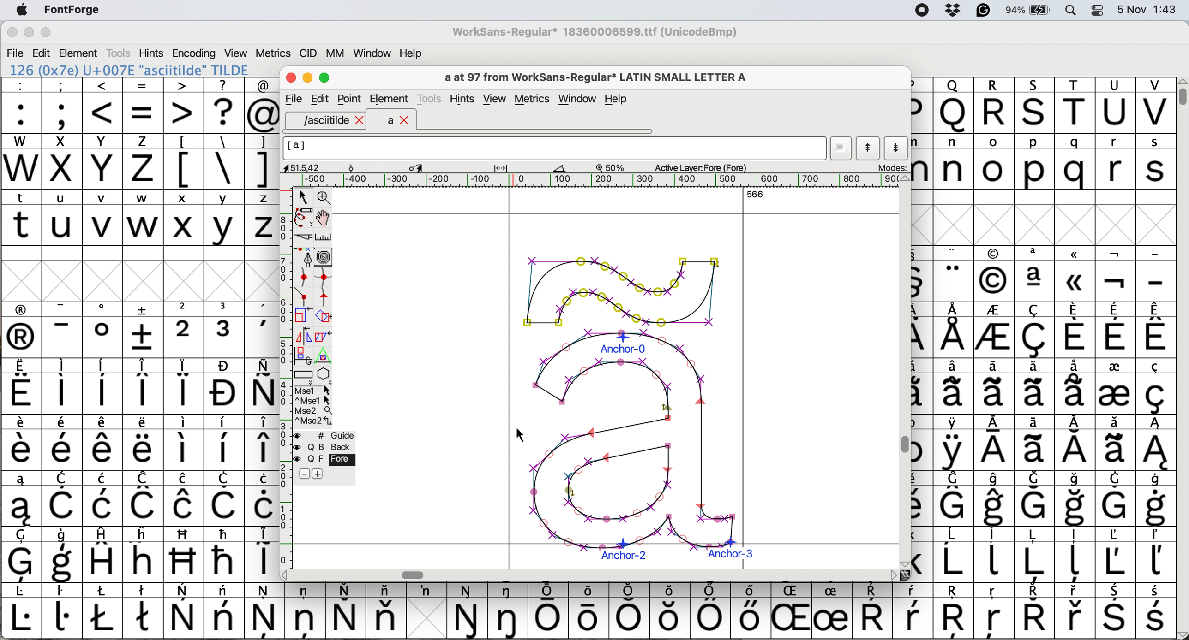 This screenshot has width=1189, height=640. Describe the element at coordinates (326, 338) in the screenshot. I see `skew selection` at that location.